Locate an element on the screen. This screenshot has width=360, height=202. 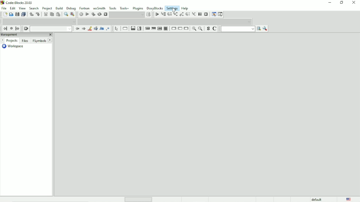
Step into instruction is located at coordinates (194, 14).